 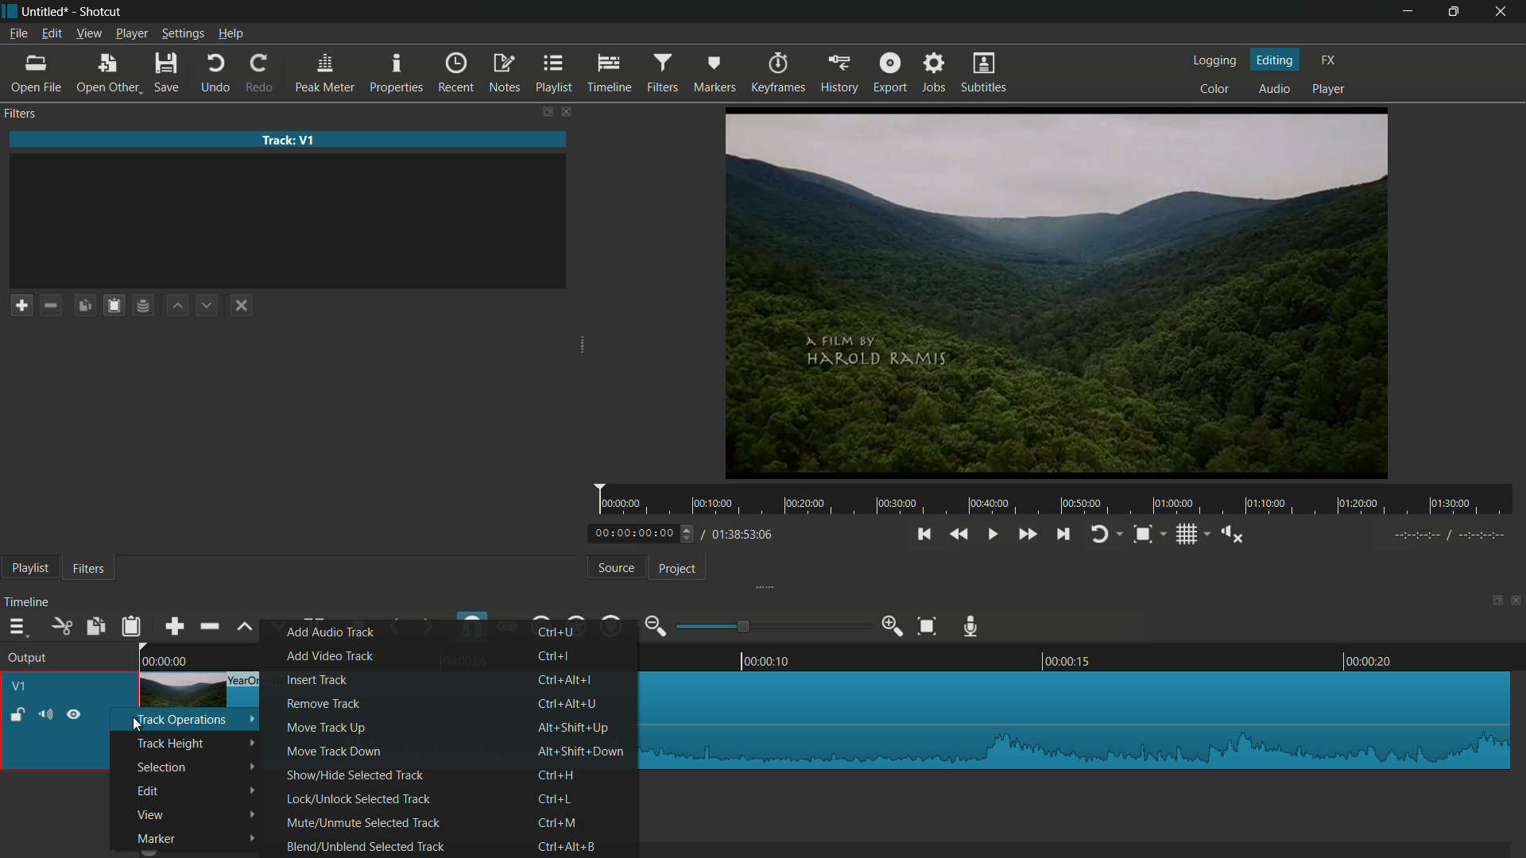 I want to click on app name, so click(x=103, y=11).